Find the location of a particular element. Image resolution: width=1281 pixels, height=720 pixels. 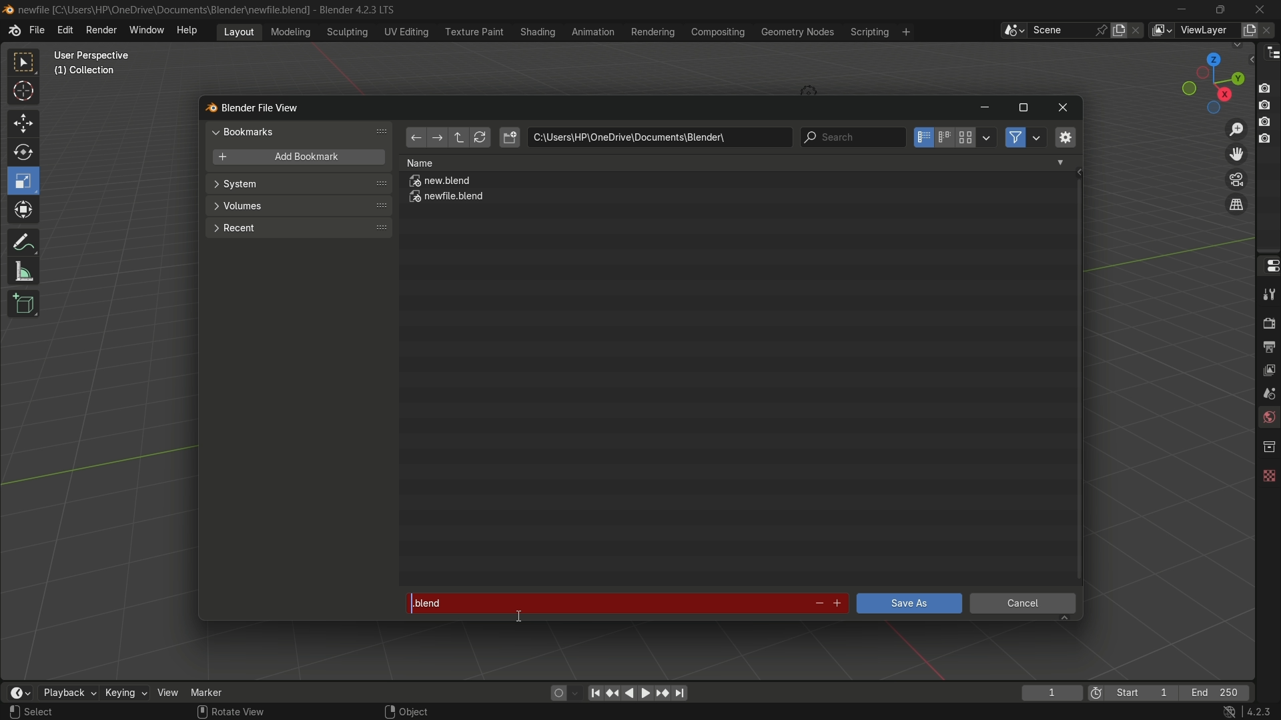

C:\User:\\HP\Onedrive\Documents\Blender is located at coordinates (164, 10).